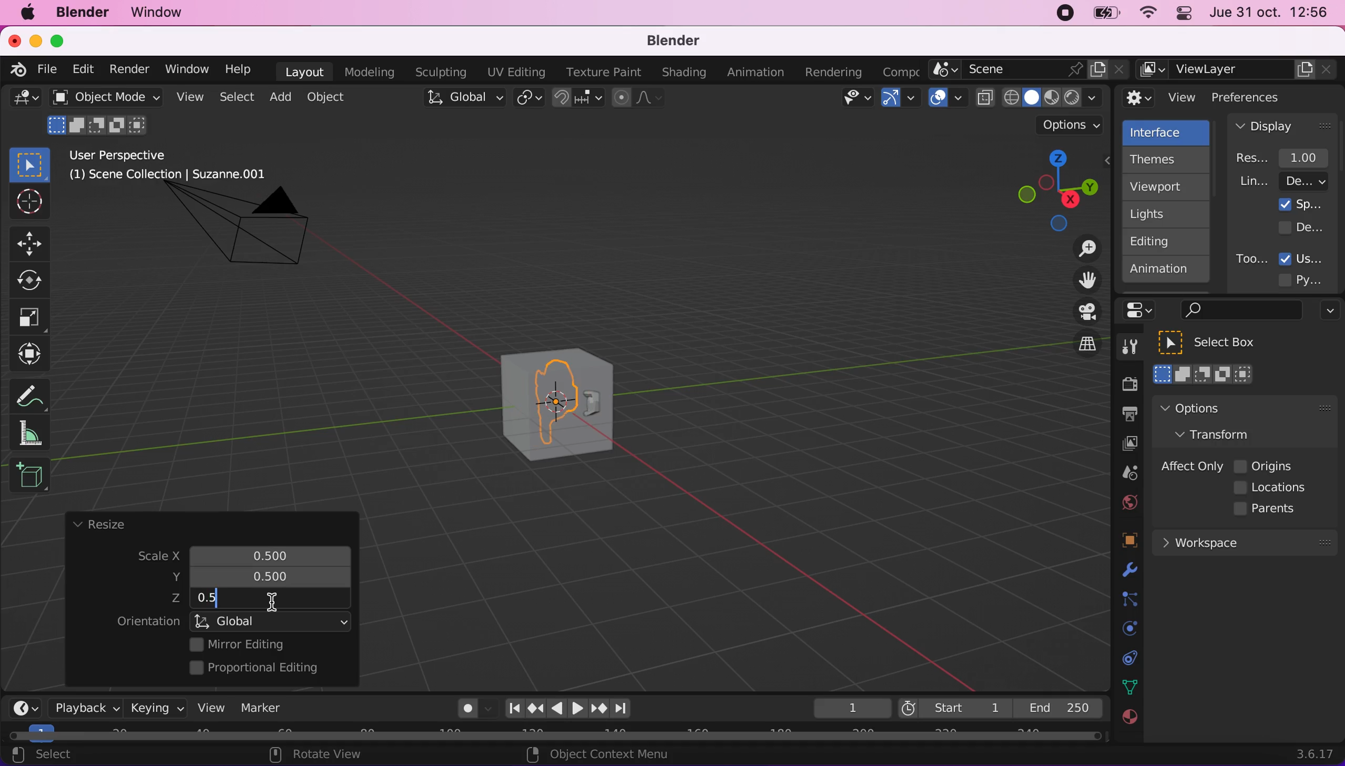 Image resolution: width=1345 pixels, height=766 pixels. What do you see at coordinates (468, 711) in the screenshot?
I see `autokeying` at bounding box center [468, 711].